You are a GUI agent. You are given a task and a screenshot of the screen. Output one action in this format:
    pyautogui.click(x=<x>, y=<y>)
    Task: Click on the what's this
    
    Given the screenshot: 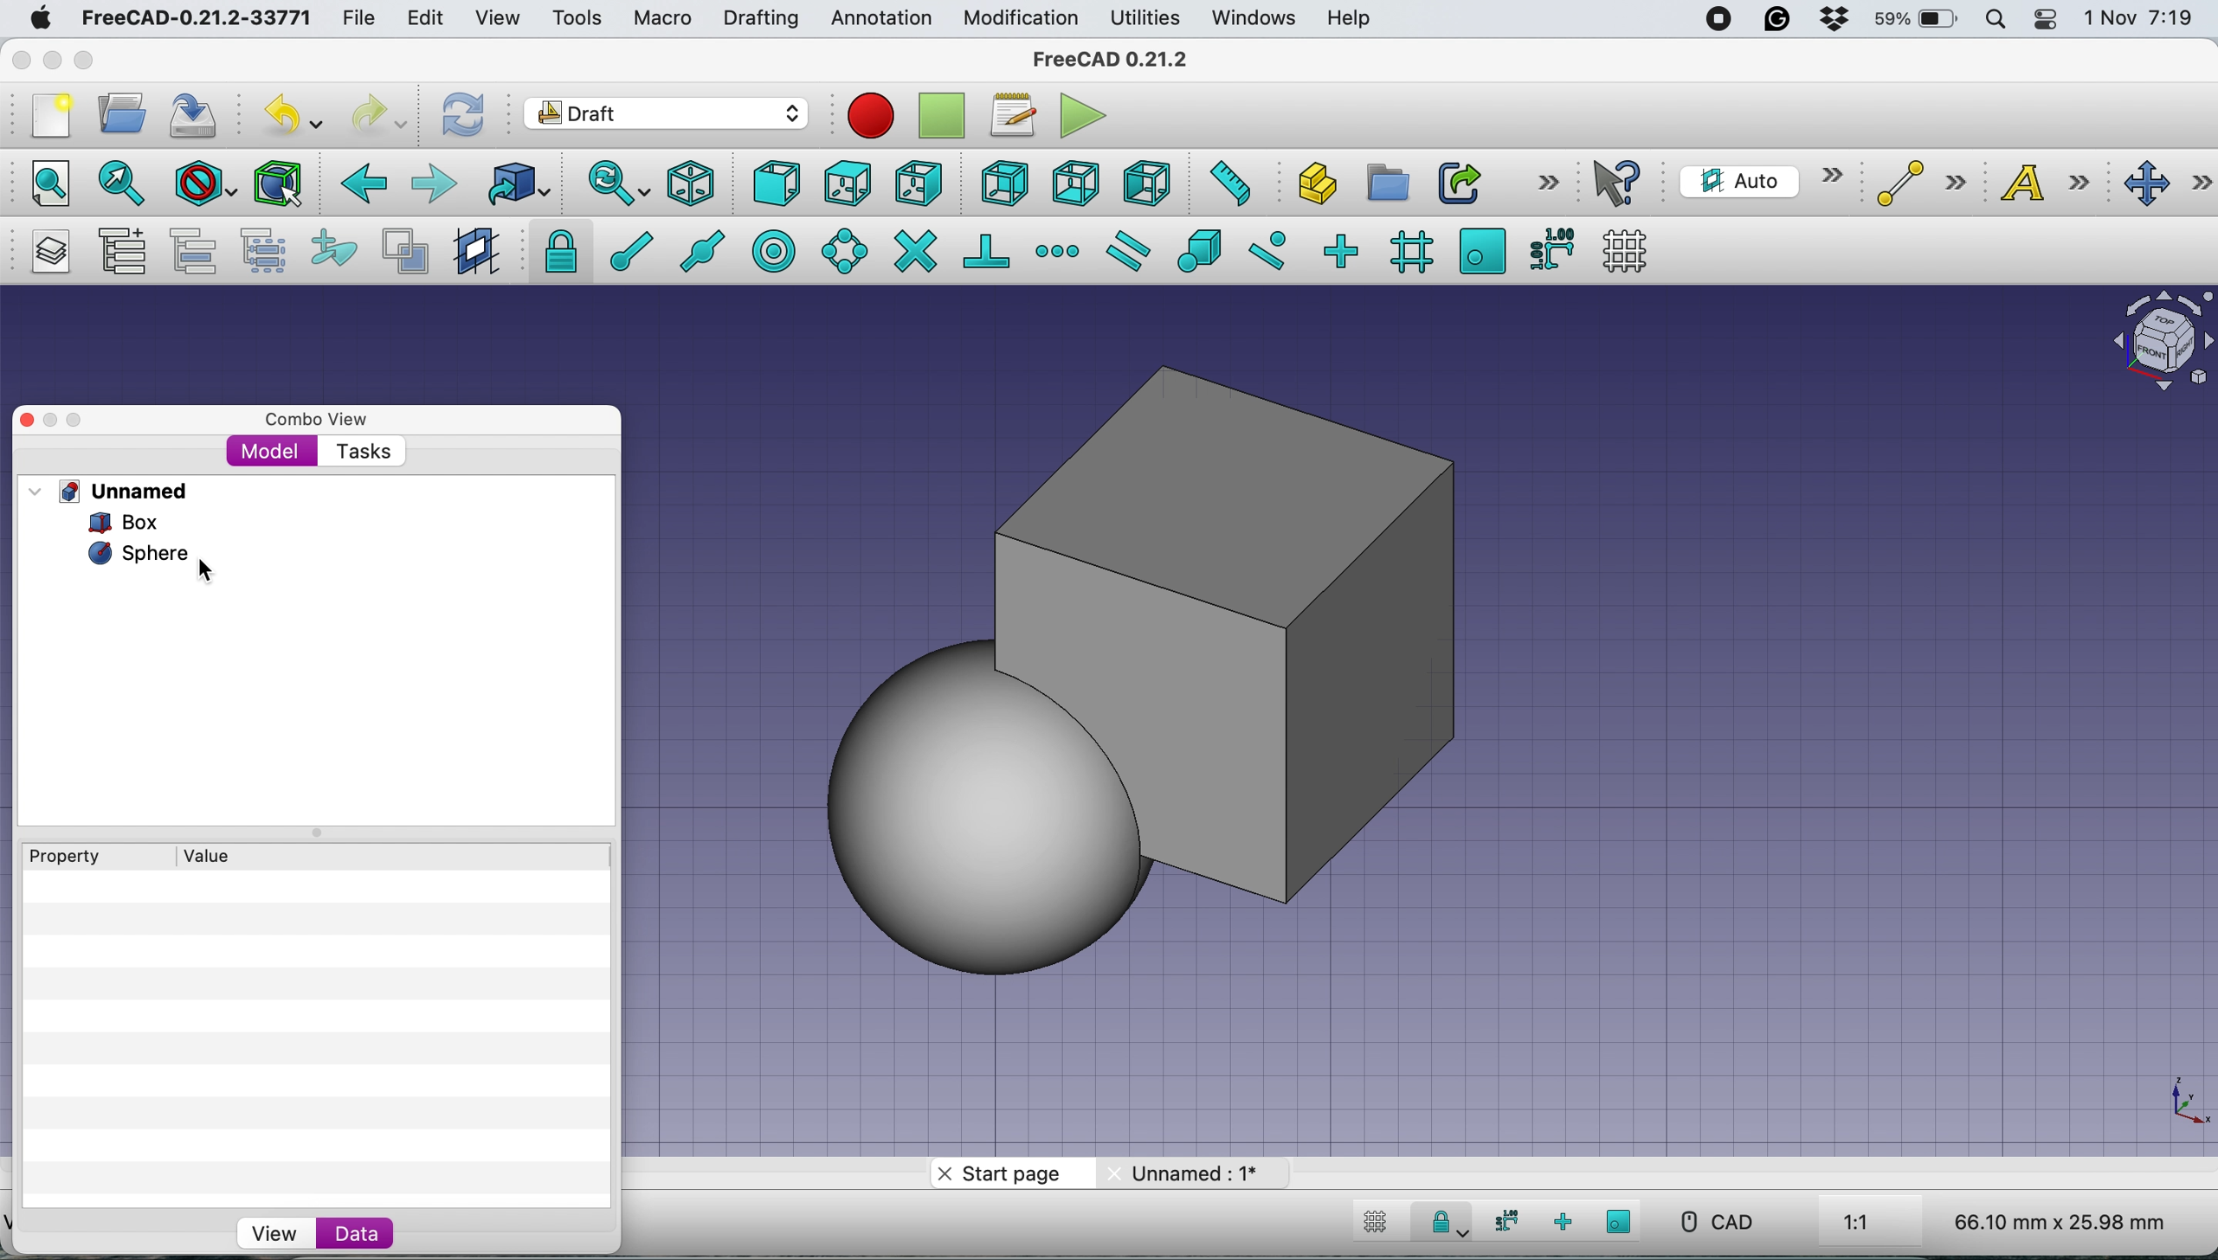 What is the action you would take?
    pyautogui.click(x=1620, y=183)
    